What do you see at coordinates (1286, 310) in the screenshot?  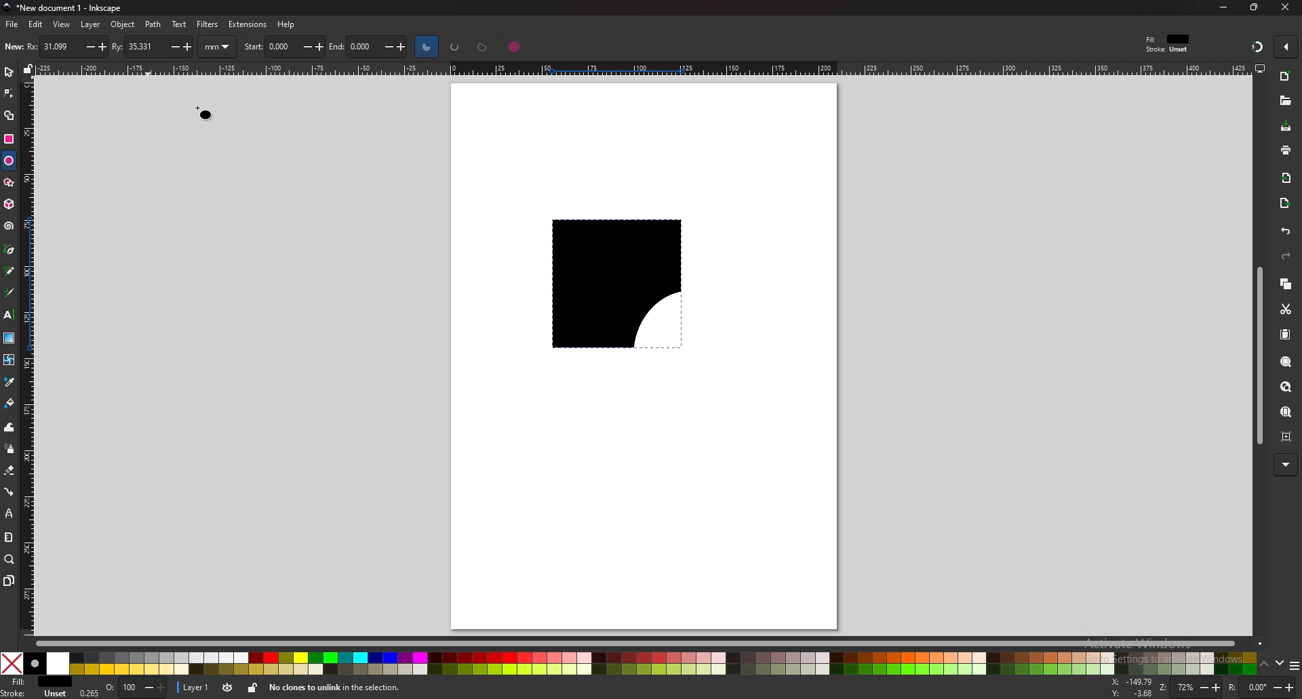 I see `cut` at bounding box center [1286, 310].